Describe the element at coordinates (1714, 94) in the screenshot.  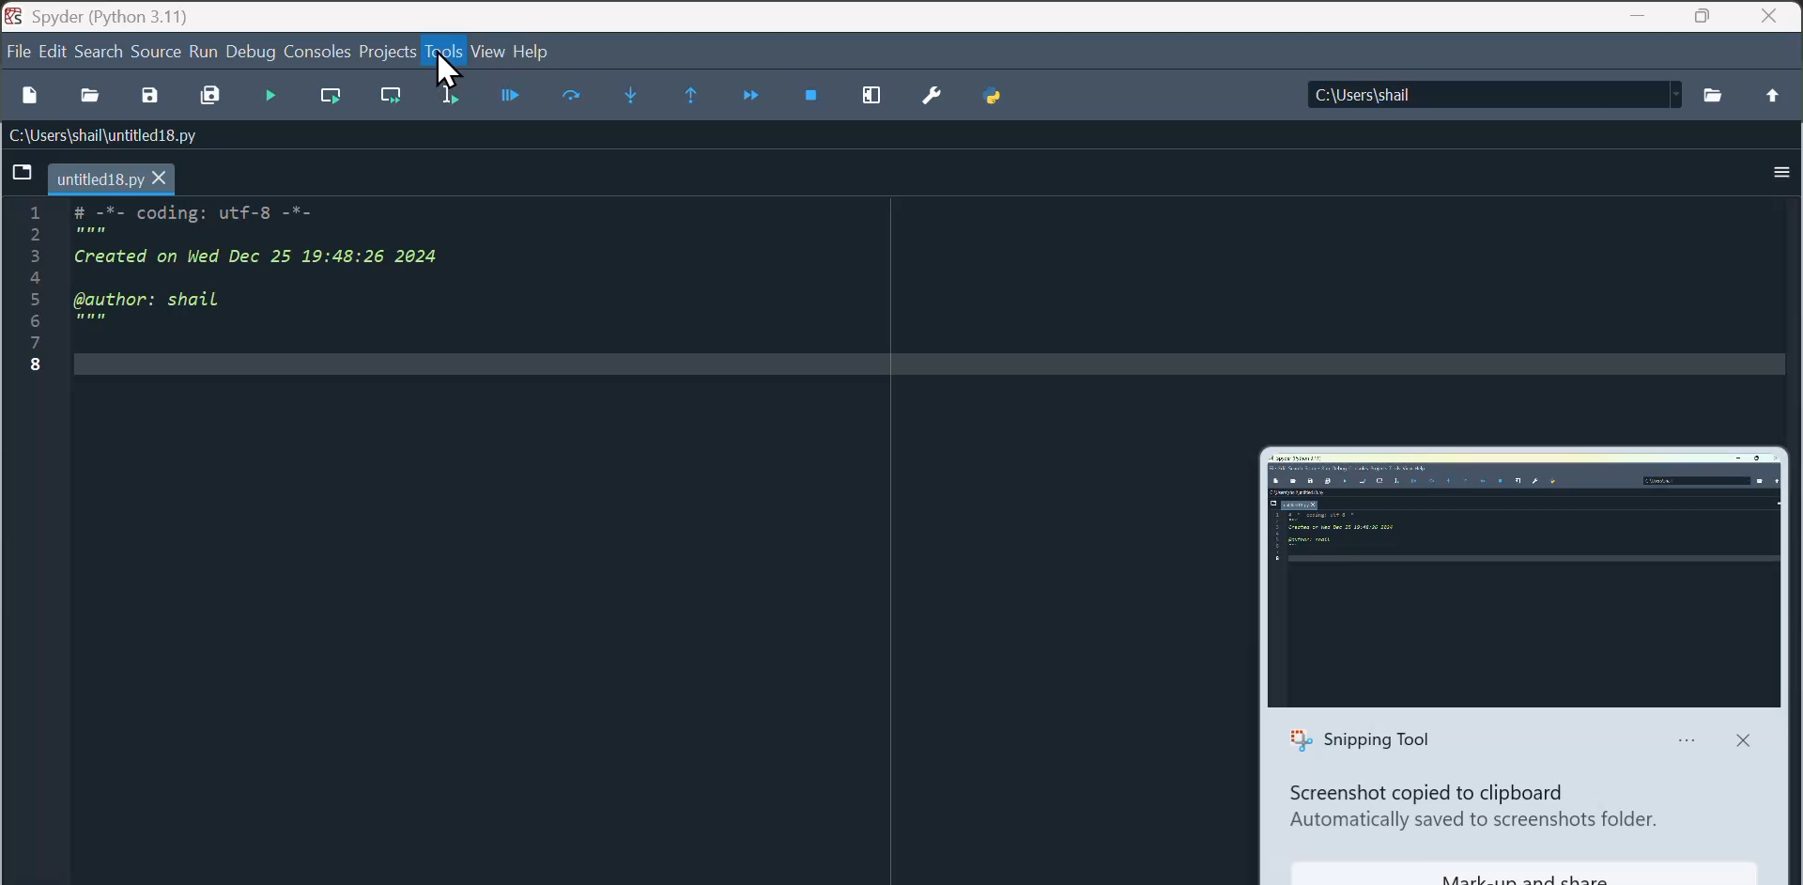
I see `browse folder` at that location.